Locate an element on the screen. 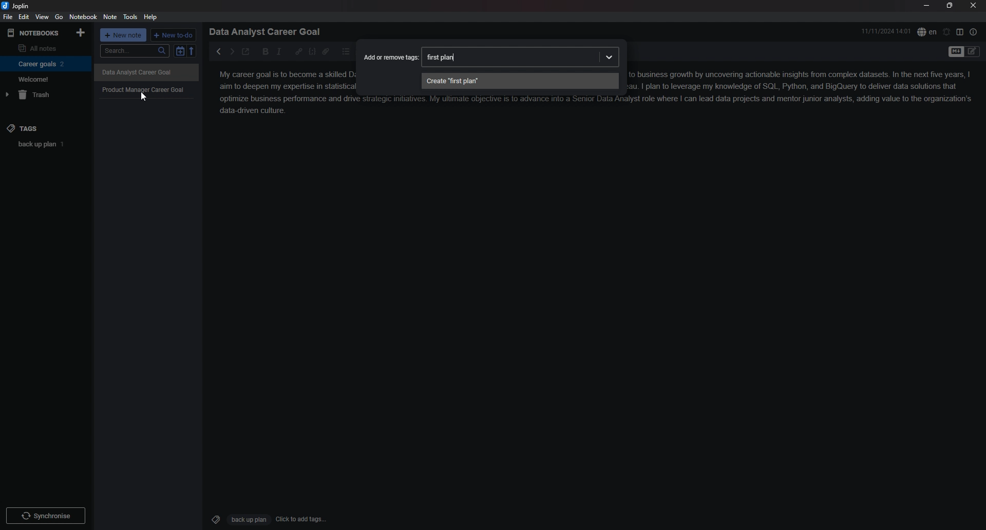  toggle editor layout is located at coordinates (960, 31).